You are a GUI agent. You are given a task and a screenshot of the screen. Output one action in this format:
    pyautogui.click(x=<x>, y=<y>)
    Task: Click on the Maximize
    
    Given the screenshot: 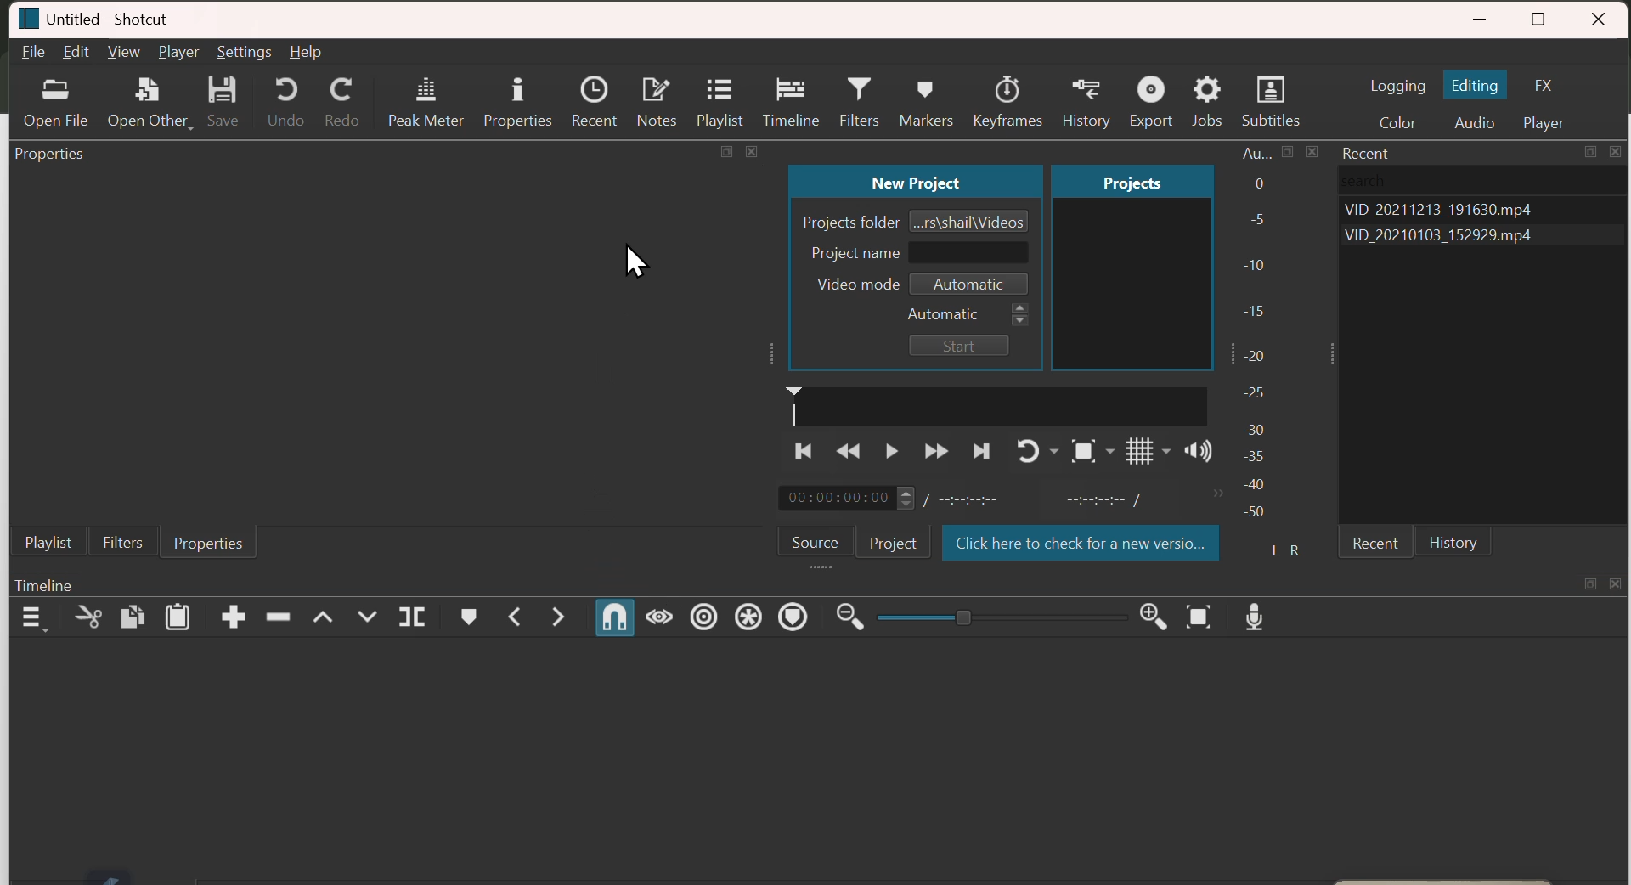 What is the action you would take?
    pyautogui.click(x=1289, y=152)
    